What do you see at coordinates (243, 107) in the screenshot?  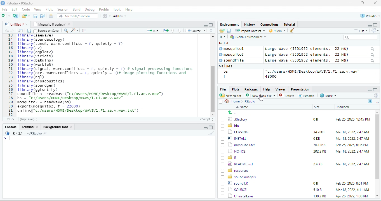 I see ` Name` at bounding box center [243, 107].